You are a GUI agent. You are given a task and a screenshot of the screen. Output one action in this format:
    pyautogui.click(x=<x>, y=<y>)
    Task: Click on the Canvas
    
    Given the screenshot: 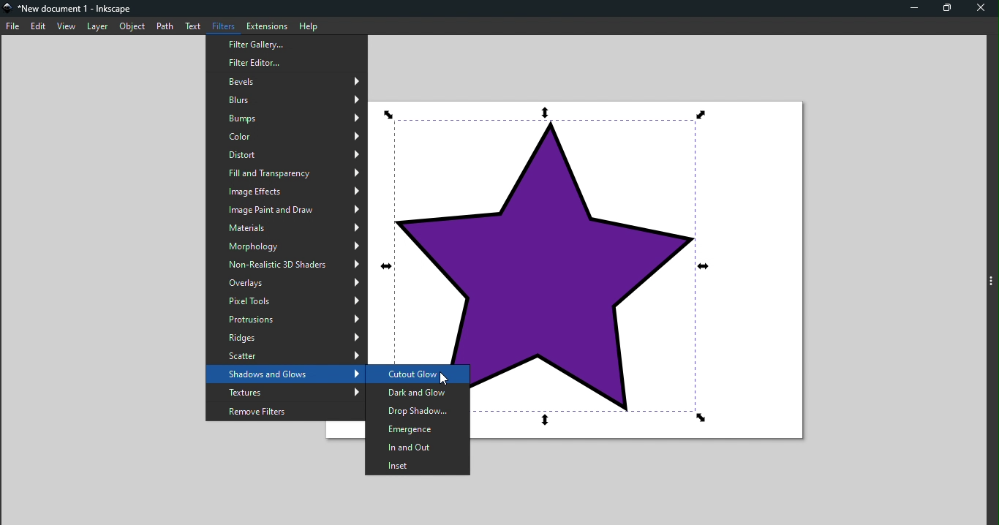 What is the action you would take?
    pyautogui.click(x=646, y=263)
    